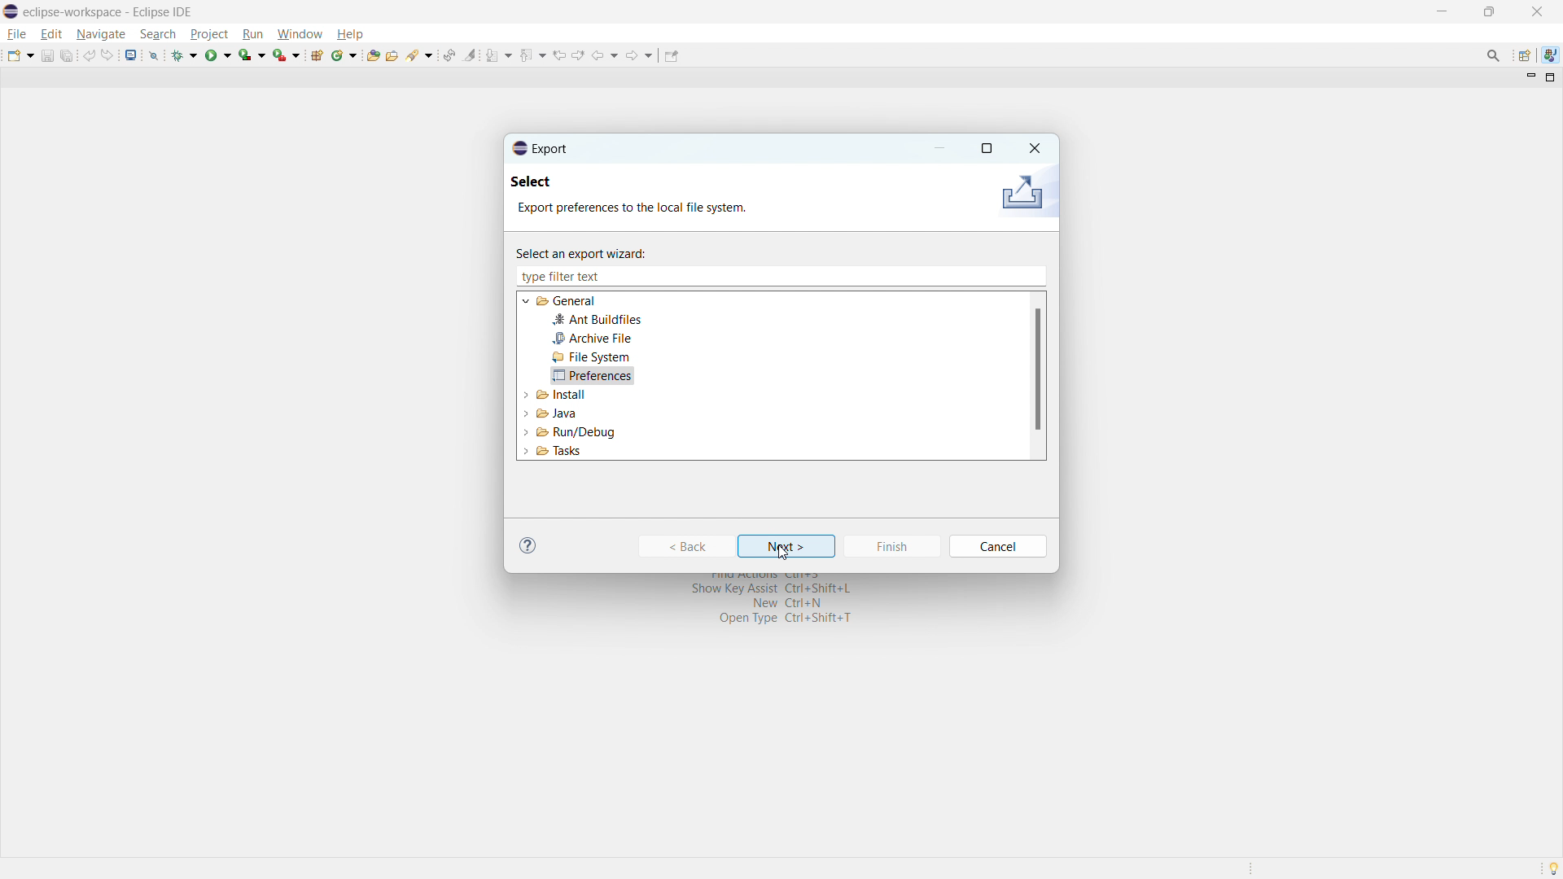 The height and width of the screenshot is (879, 1563). I want to click on minimize, so click(1439, 11).